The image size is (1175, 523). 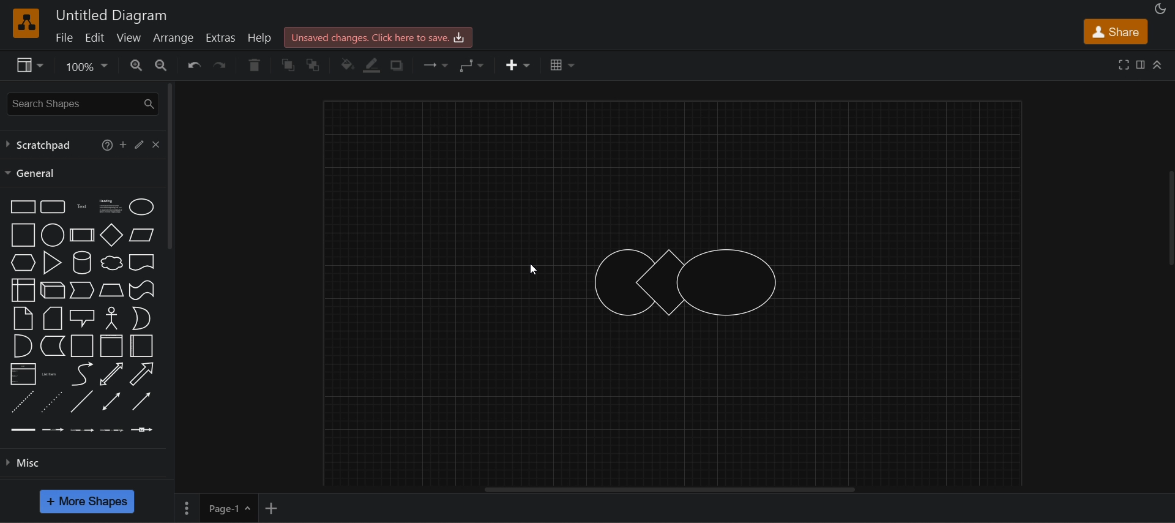 What do you see at coordinates (82, 317) in the screenshot?
I see `call out` at bounding box center [82, 317].